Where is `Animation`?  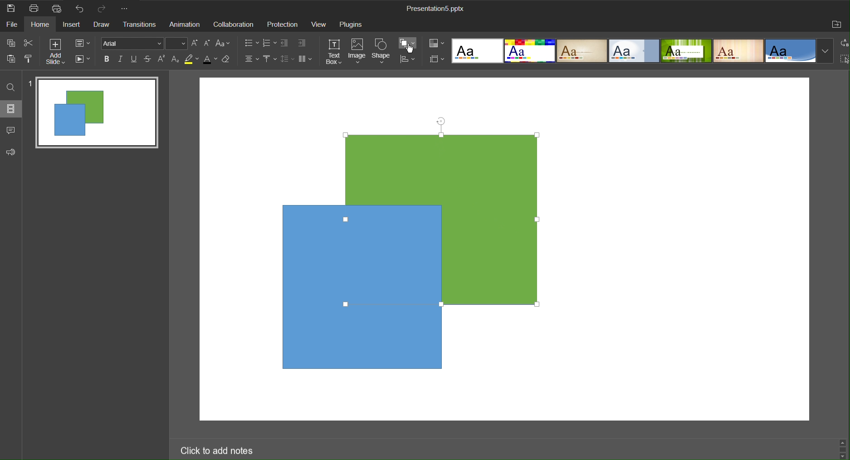 Animation is located at coordinates (186, 24).